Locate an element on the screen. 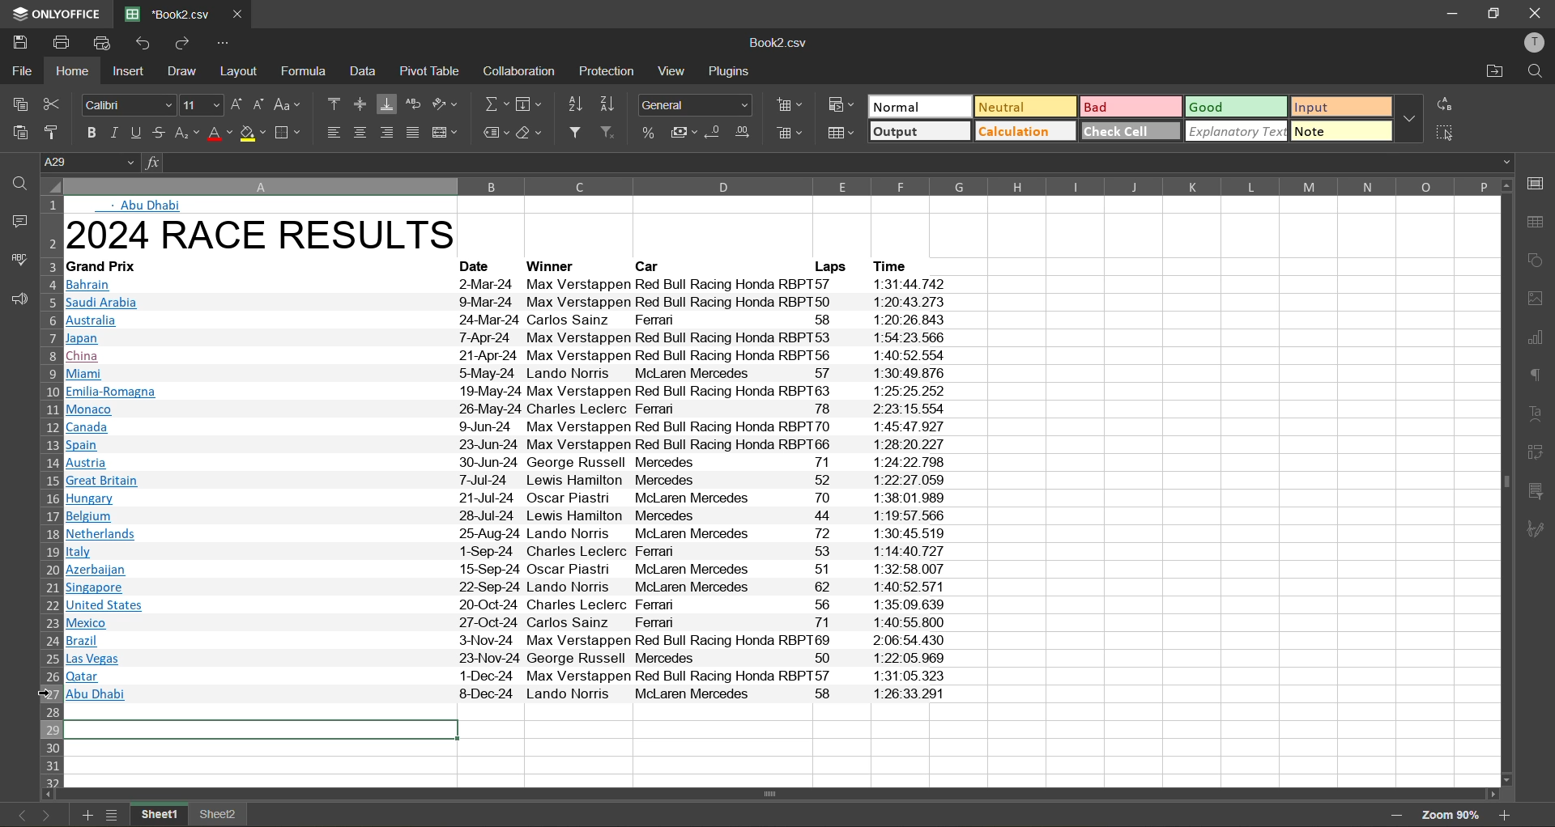 This screenshot has height=827, width=1555. font style is located at coordinates (126, 104).